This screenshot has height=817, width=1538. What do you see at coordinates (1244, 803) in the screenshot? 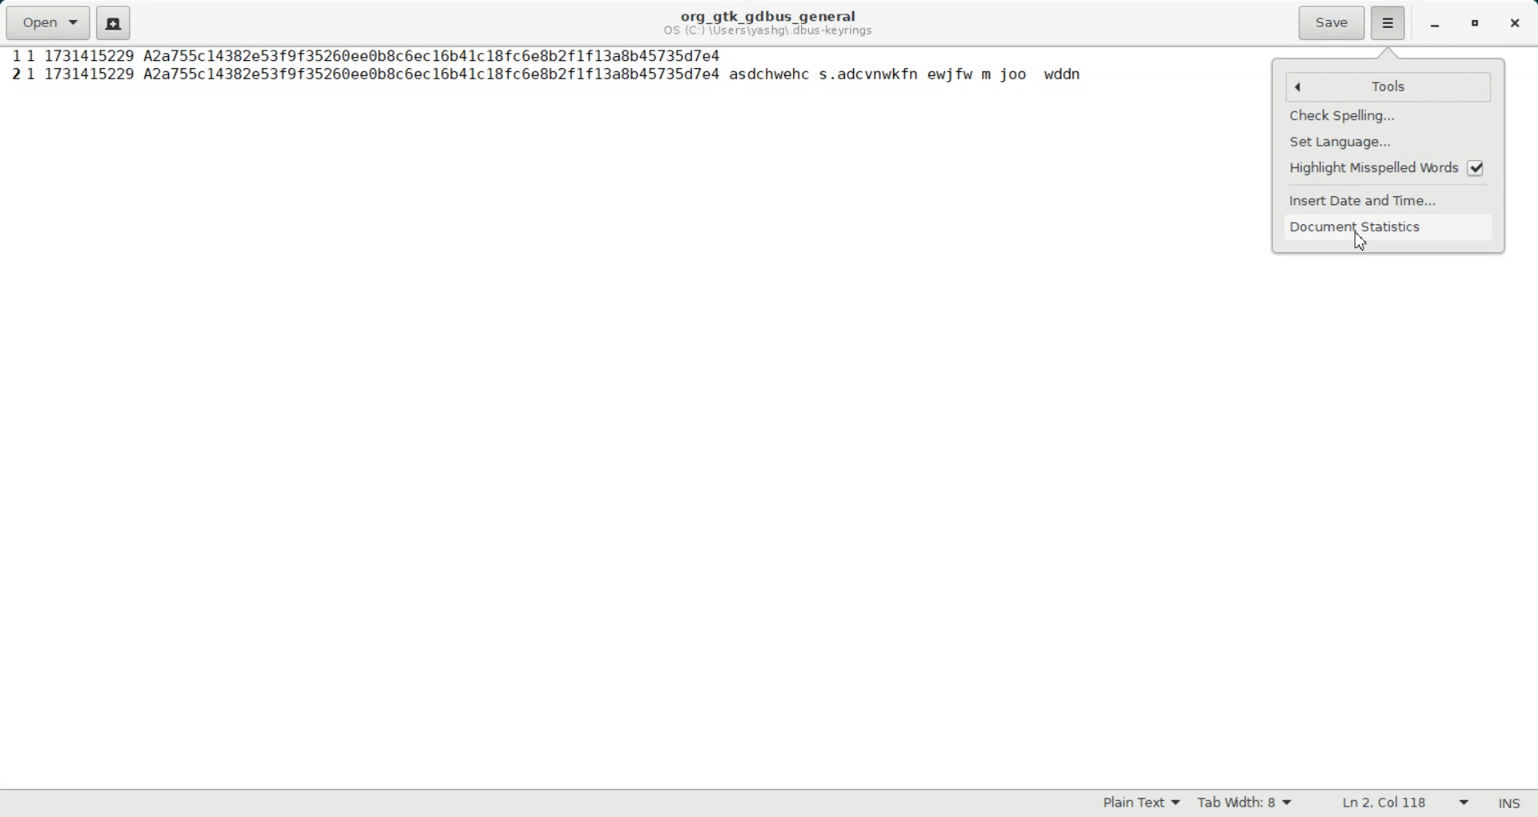
I see `Tab width: 8` at bounding box center [1244, 803].